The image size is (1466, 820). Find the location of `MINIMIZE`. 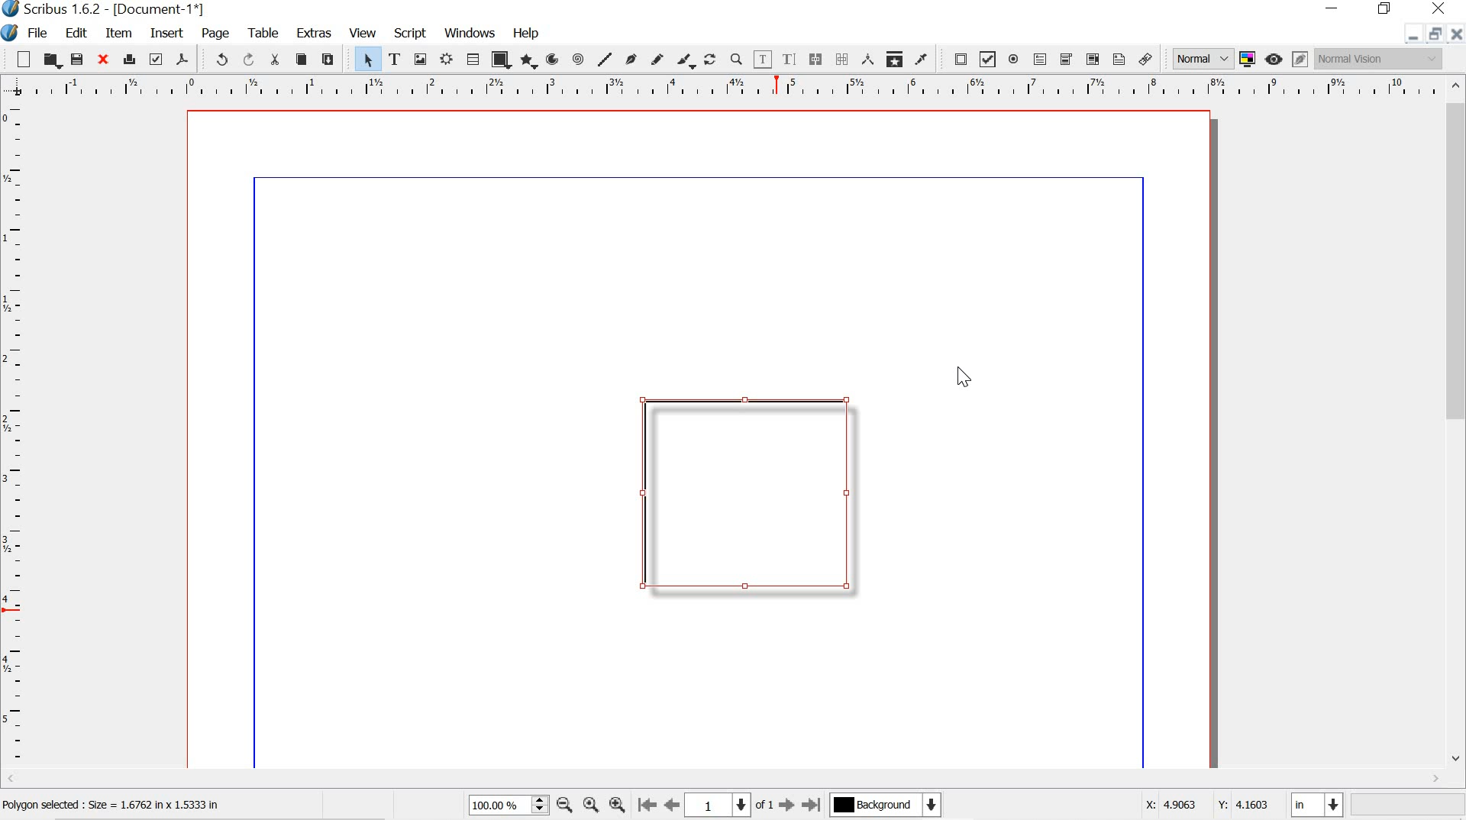

MINIMIZE is located at coordinates (1408, 39).